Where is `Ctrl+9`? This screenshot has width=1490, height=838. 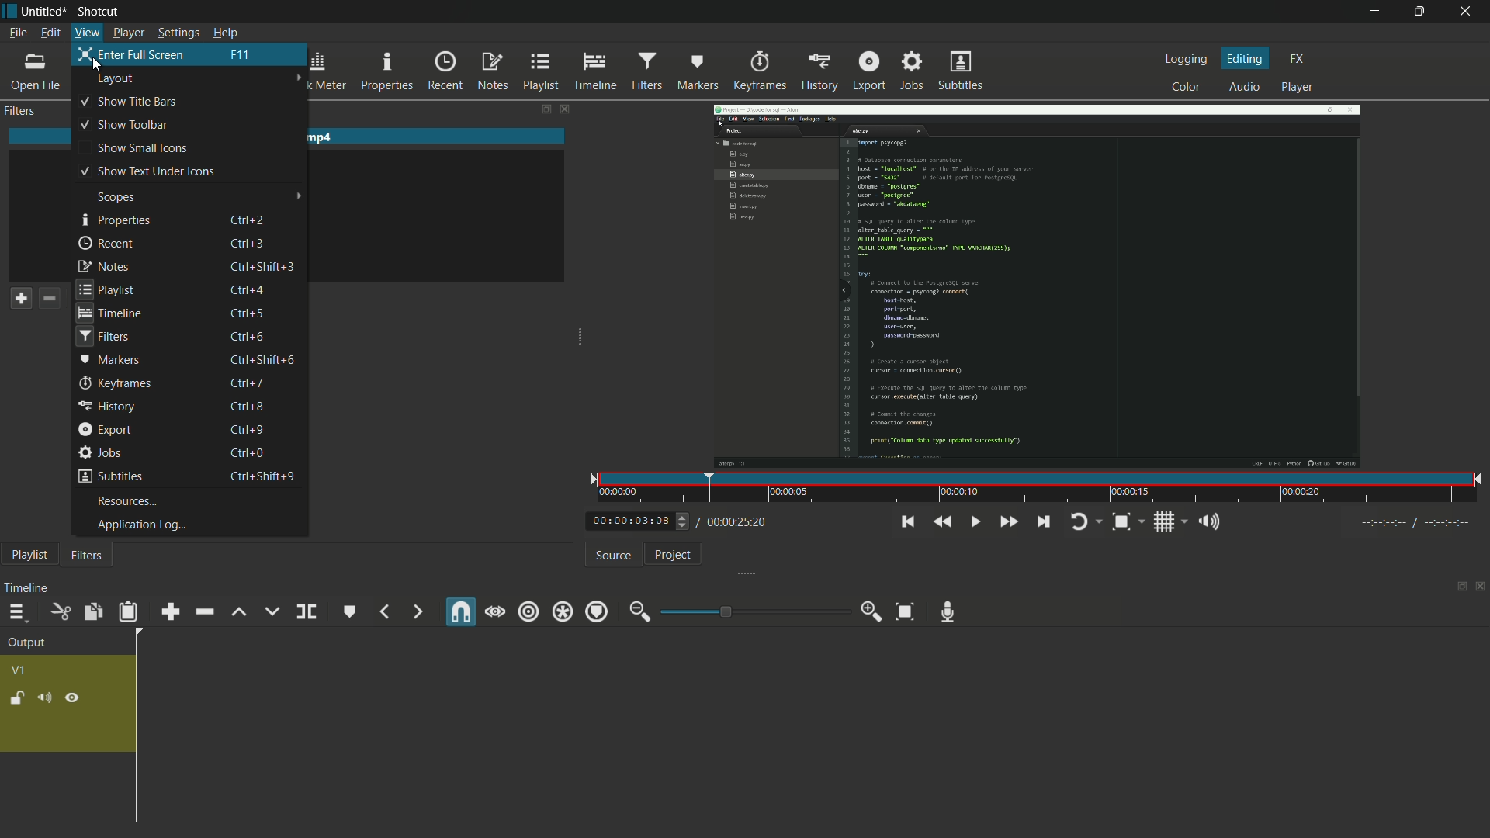 Ctrl+9 is located at coordinates (249, 429).